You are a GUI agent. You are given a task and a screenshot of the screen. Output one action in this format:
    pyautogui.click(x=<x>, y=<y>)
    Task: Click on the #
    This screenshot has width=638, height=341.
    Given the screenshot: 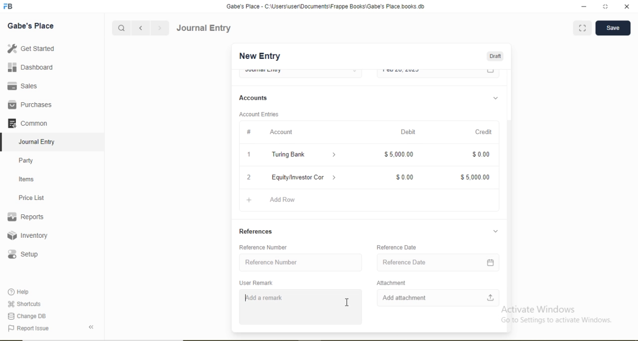 What is the action you would take?
    pyautogui.click(x=249, y=133)
    